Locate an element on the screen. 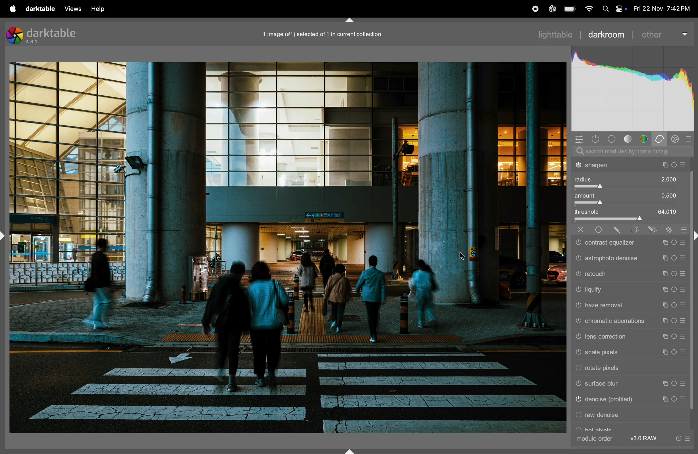 The width and height of the screenshot is (698, 454). correct is located at coordinates (660, 139).